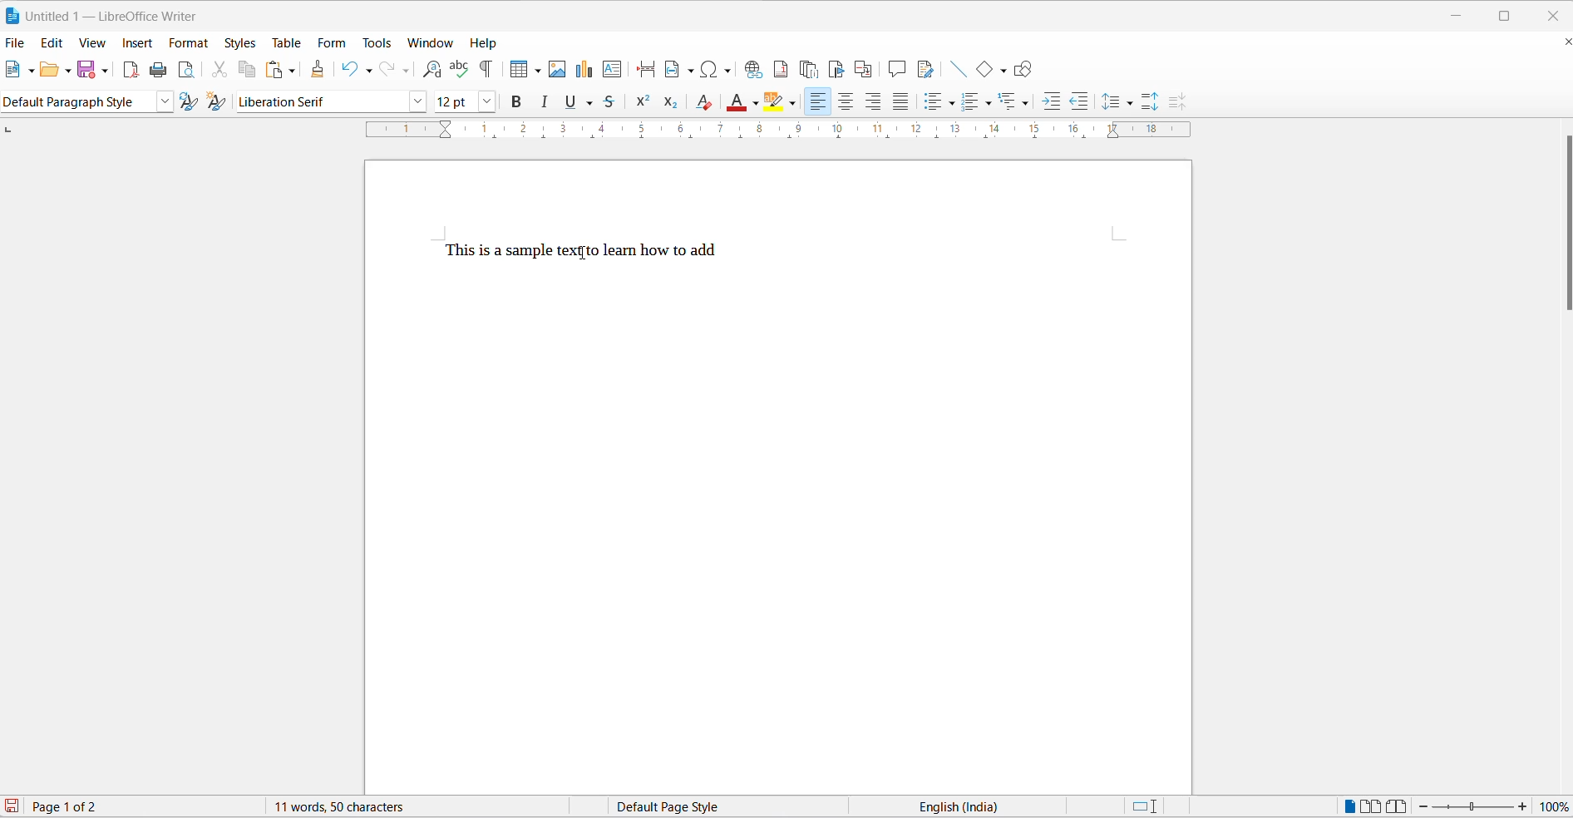  I want to click on superscript, so click(643, 103).